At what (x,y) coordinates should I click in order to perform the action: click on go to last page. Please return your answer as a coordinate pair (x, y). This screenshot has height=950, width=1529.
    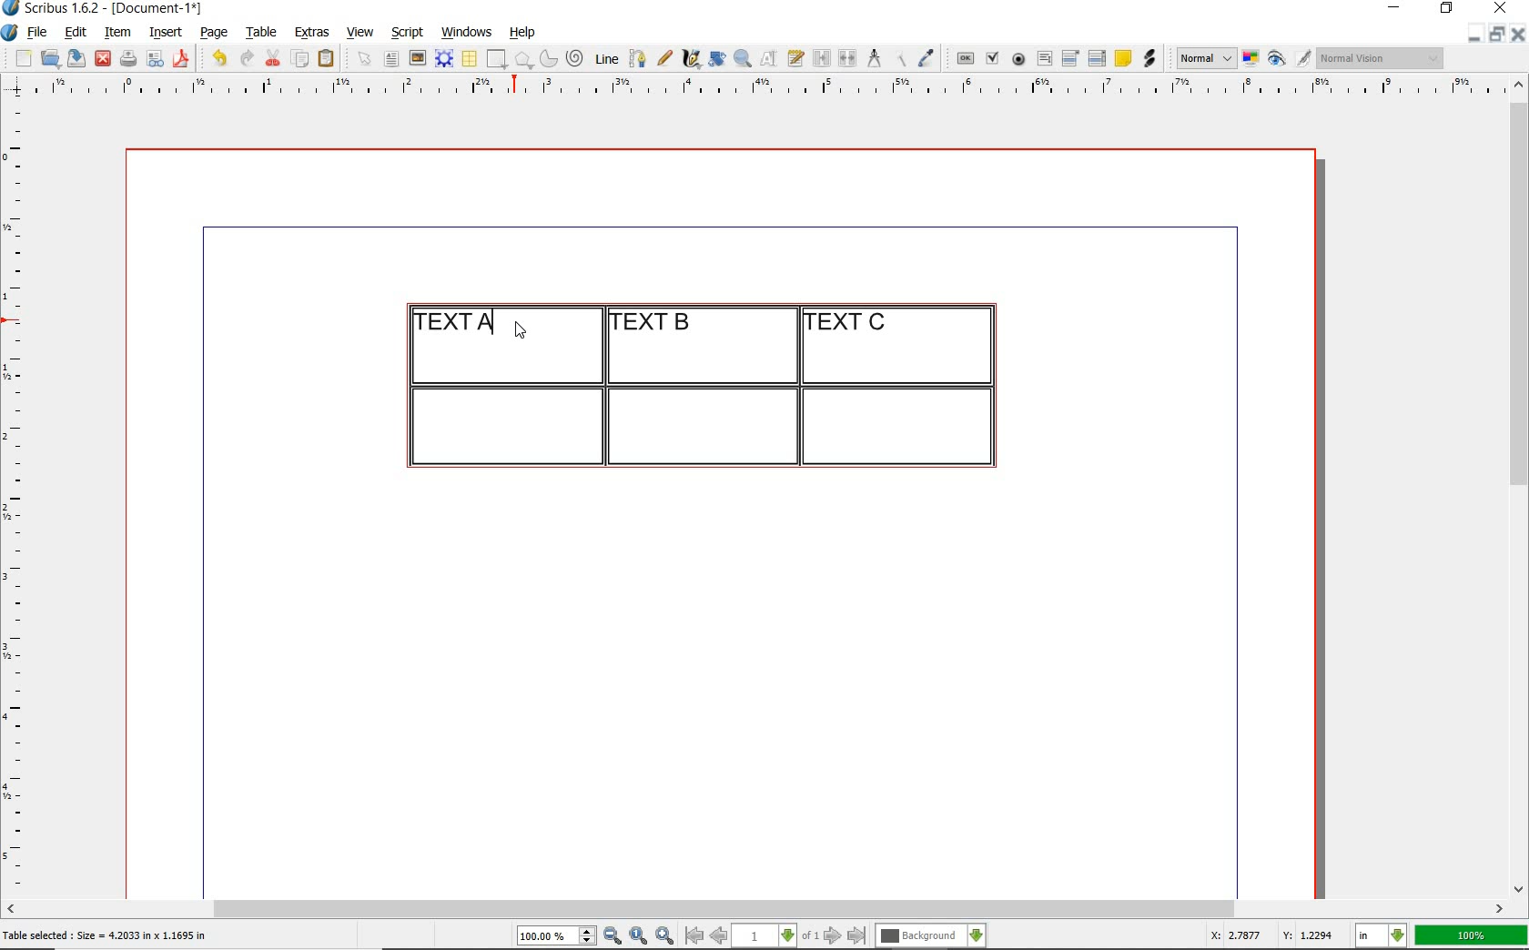
    Looking at the image, I should click on (857, 936).